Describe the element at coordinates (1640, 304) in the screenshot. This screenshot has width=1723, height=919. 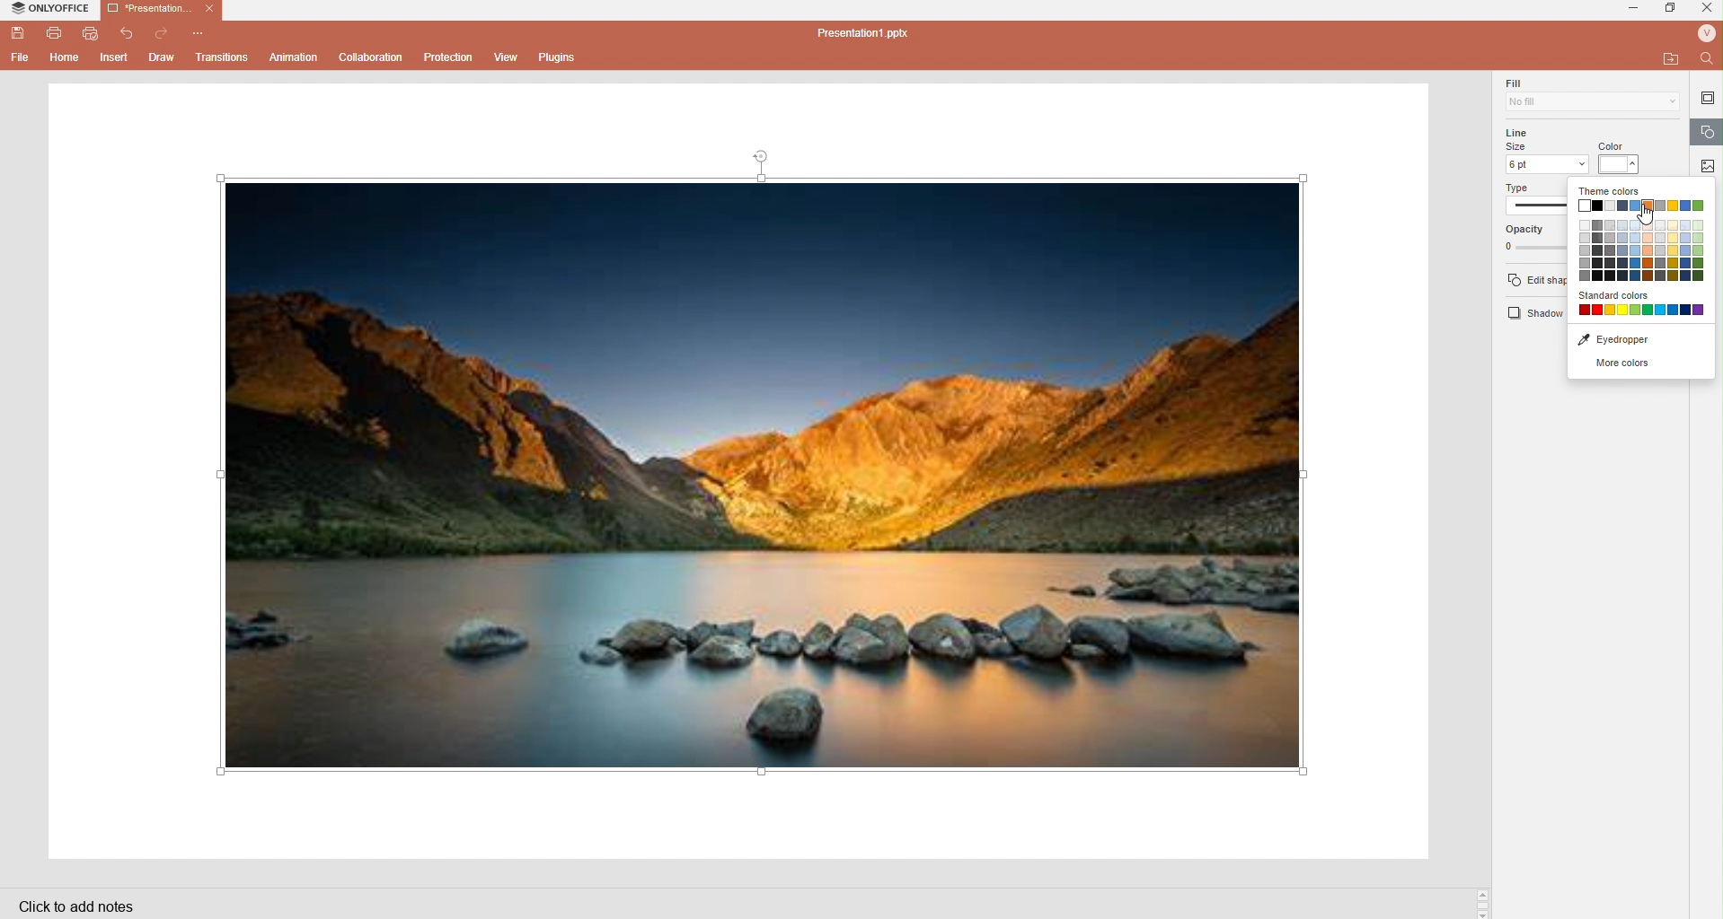
I see `Standard colors` at that location.